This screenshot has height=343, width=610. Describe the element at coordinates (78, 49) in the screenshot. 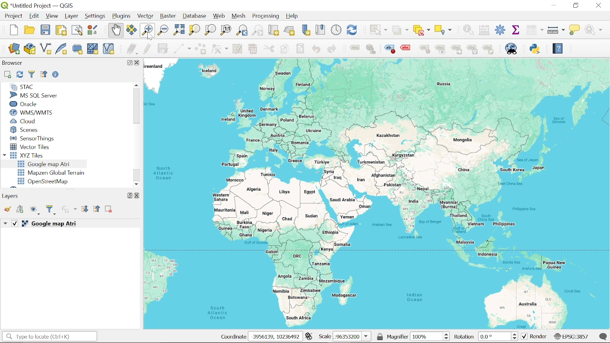

I see `New temporary layer` at that location.